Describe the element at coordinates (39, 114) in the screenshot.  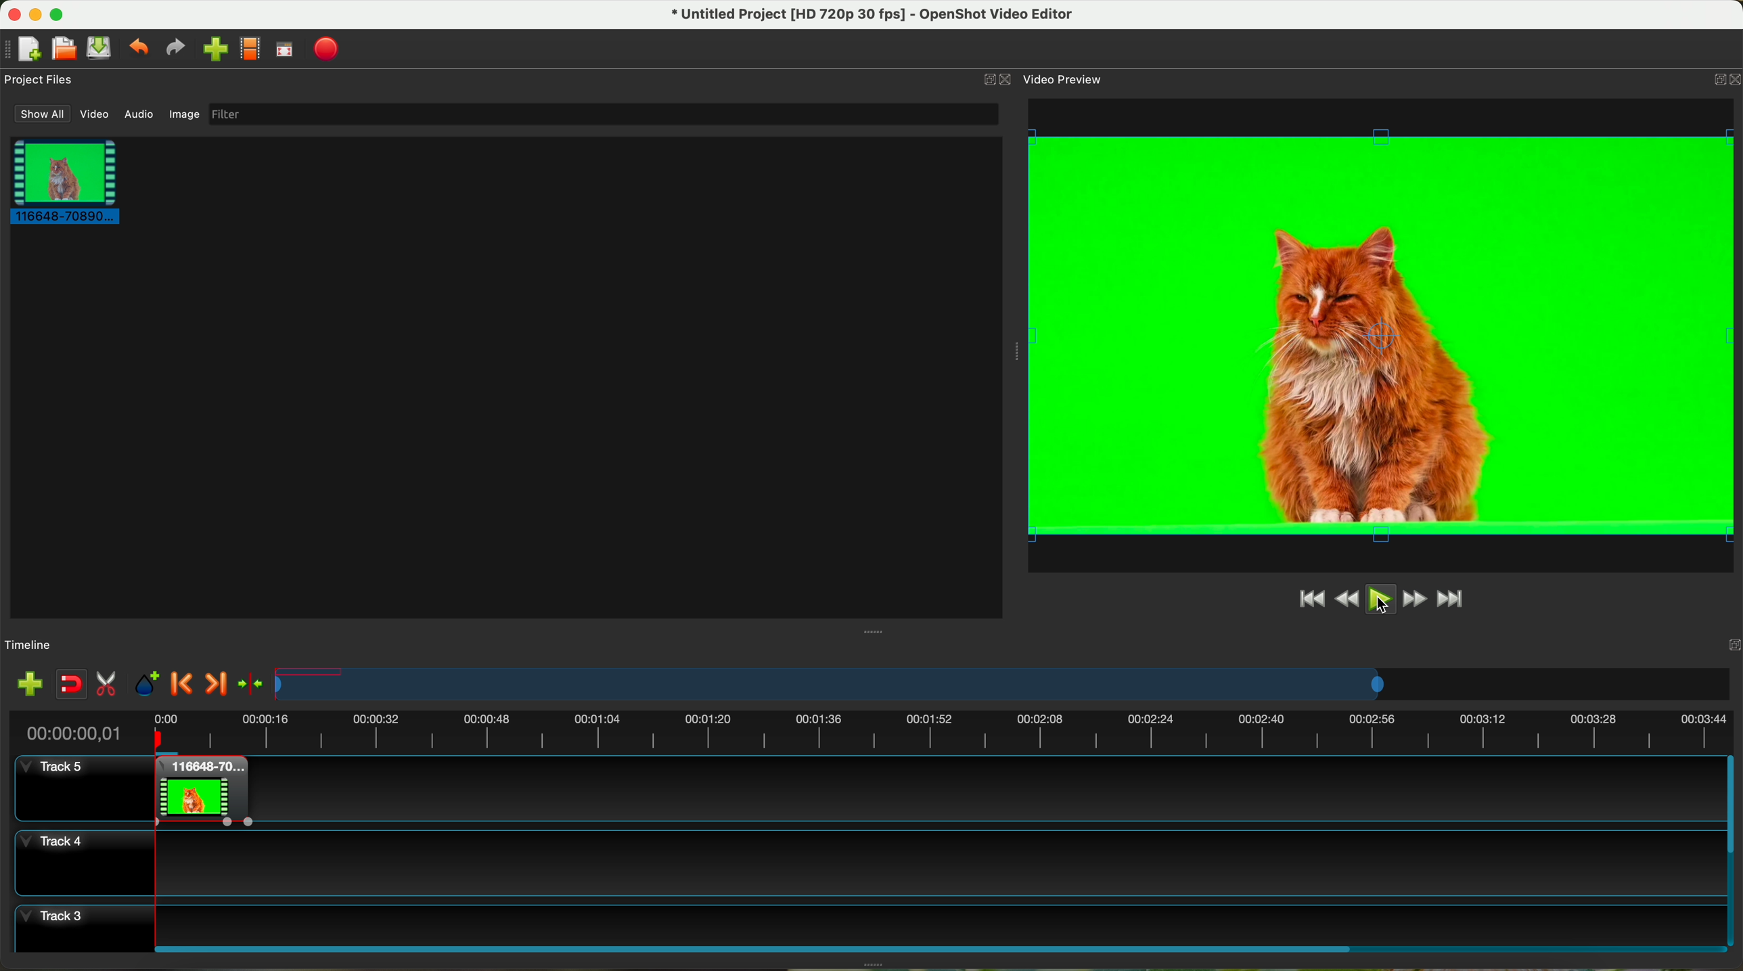
I see `show all` at that location.